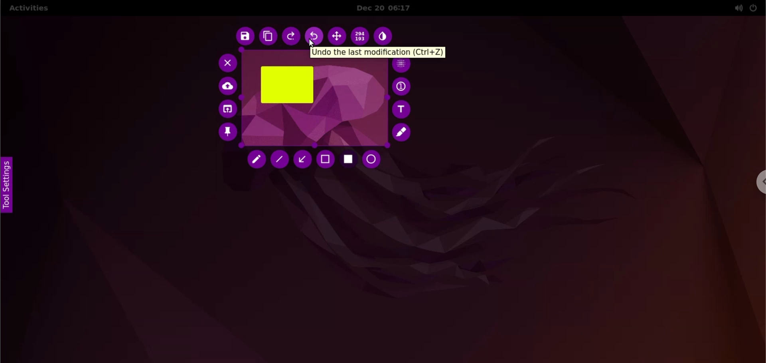 The width and height of the screenshot is (766, 363). What do you see at coordinates (302, 159) in the screenshot?
I see `arrow tool` at bounding box center [302, 159].